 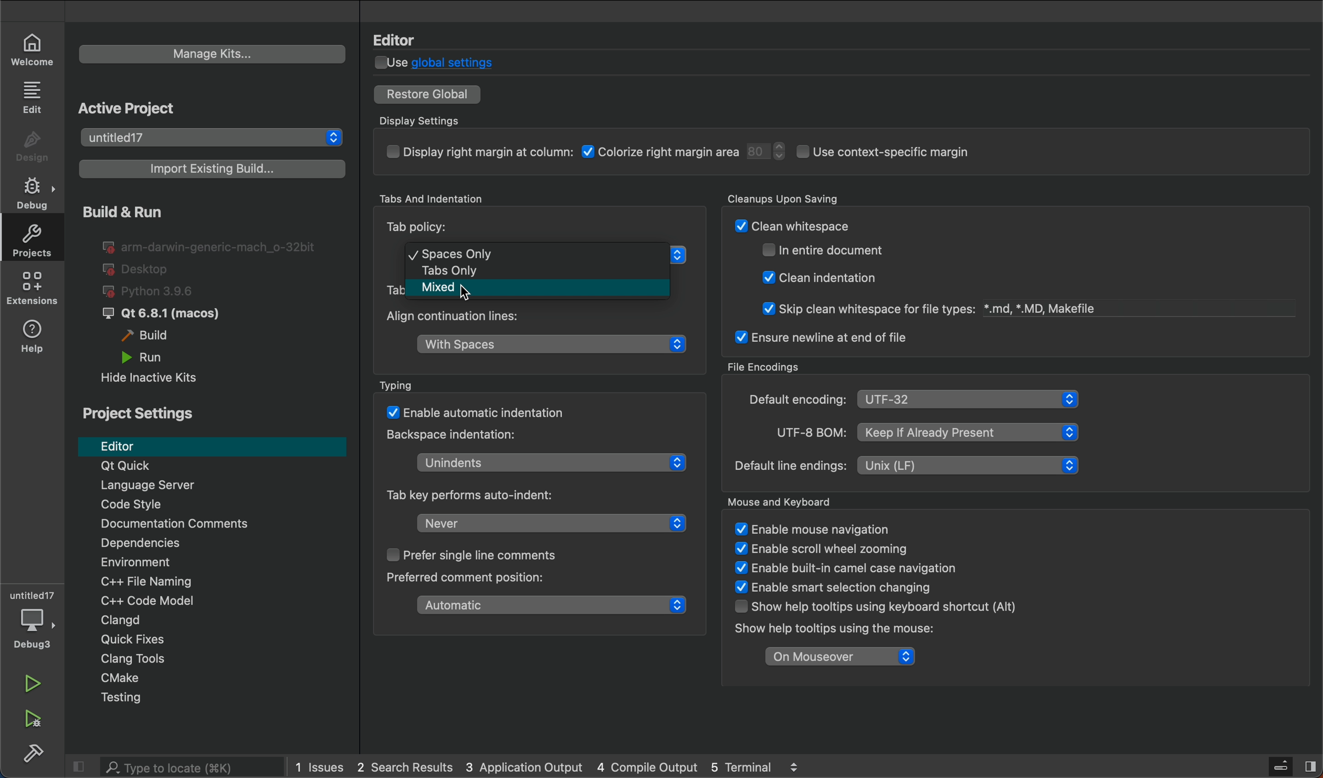 I want to click on global settings, so click(x=445, y=62).